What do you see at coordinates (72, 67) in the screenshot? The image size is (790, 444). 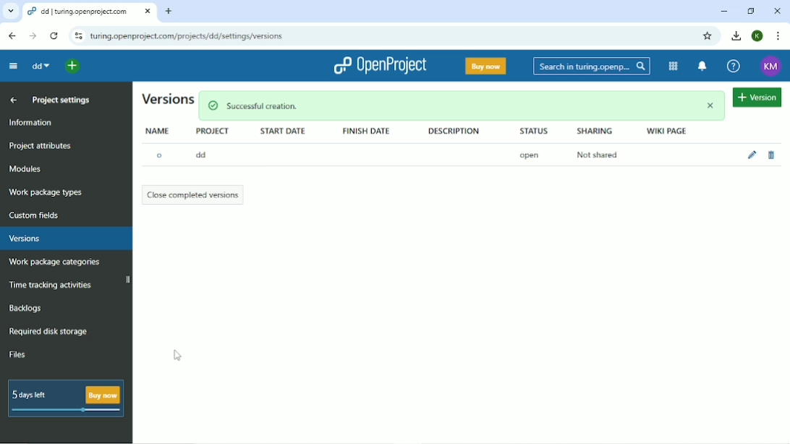 I see `Select a project` at bounding box center [72, 67].